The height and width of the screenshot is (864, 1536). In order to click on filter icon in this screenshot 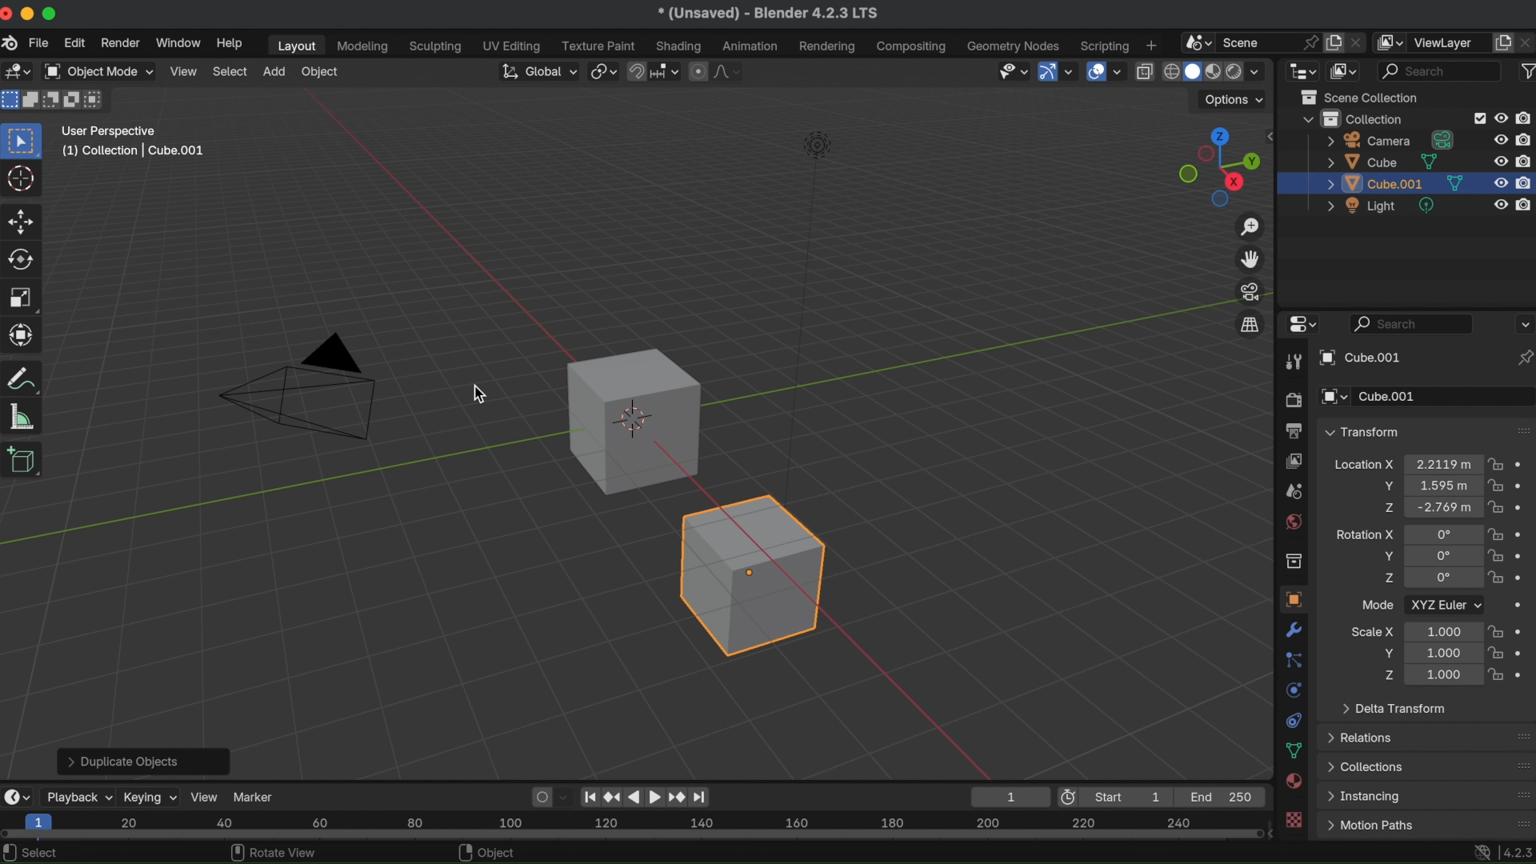, I will do `click(1526, 70)`.